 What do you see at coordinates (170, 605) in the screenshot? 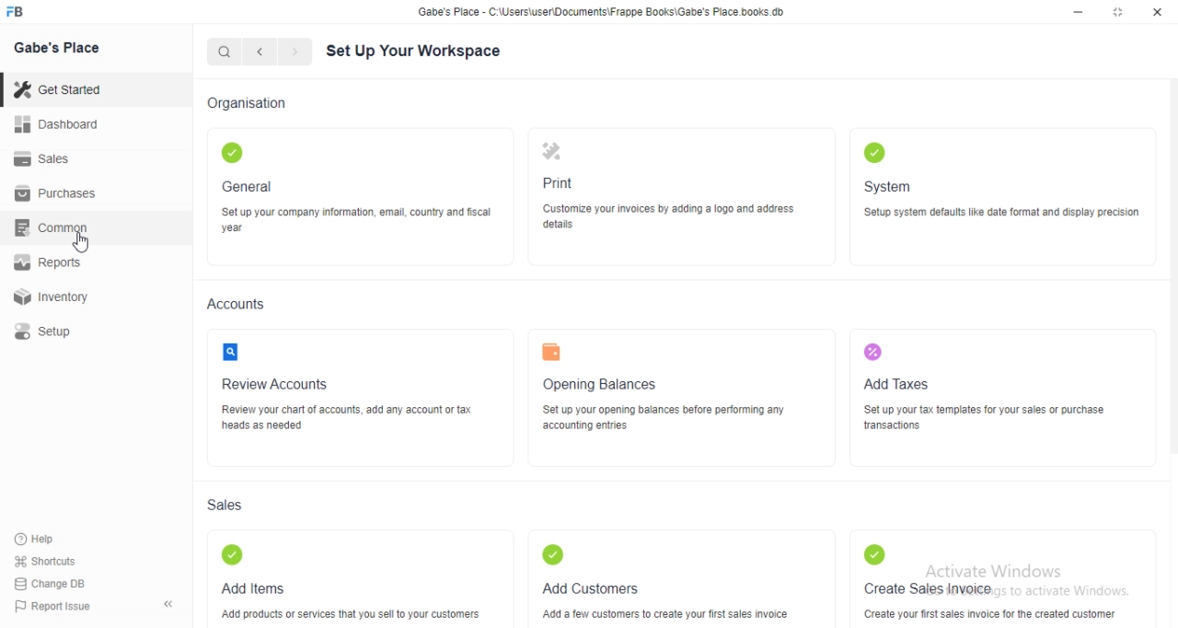
I see `«` at bounding box center [170, 605].